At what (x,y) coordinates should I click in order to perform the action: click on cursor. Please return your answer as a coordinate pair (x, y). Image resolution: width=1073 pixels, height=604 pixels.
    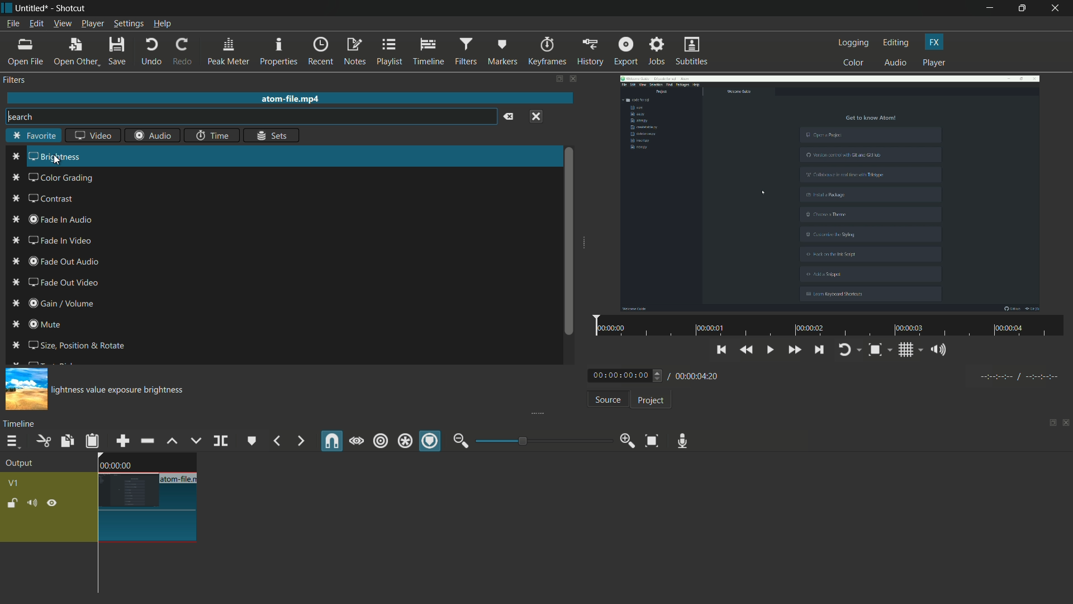
    Looking at the image, I should click on (57, 159).